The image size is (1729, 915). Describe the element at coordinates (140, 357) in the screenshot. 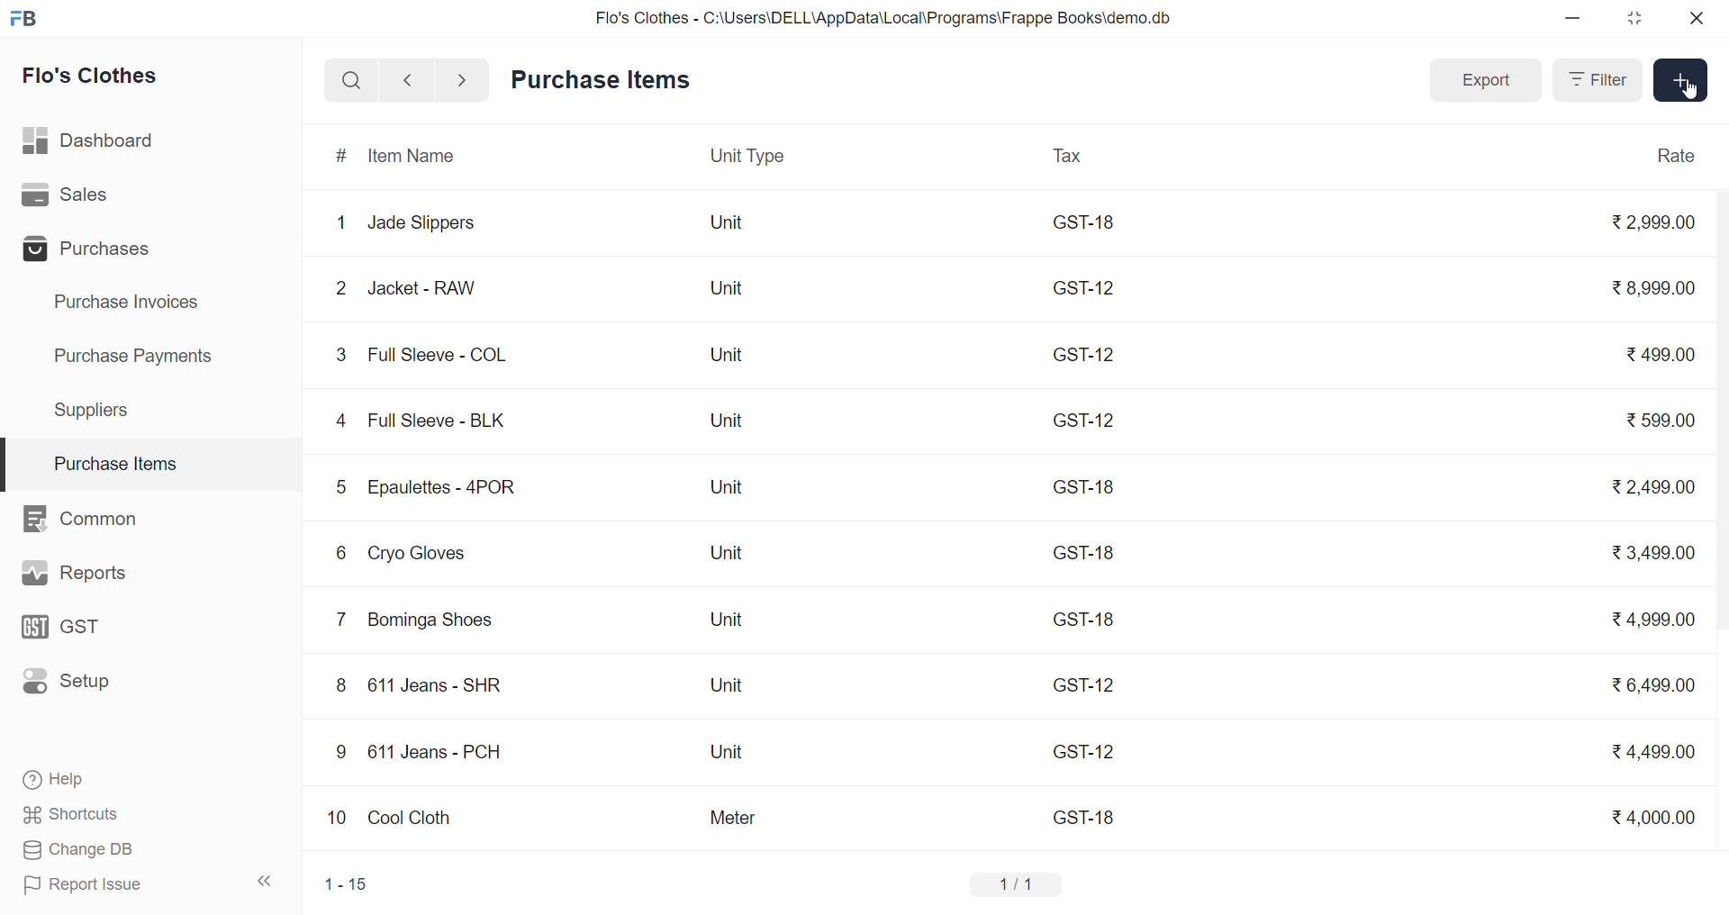

I see `Purchase Payments` at that location.